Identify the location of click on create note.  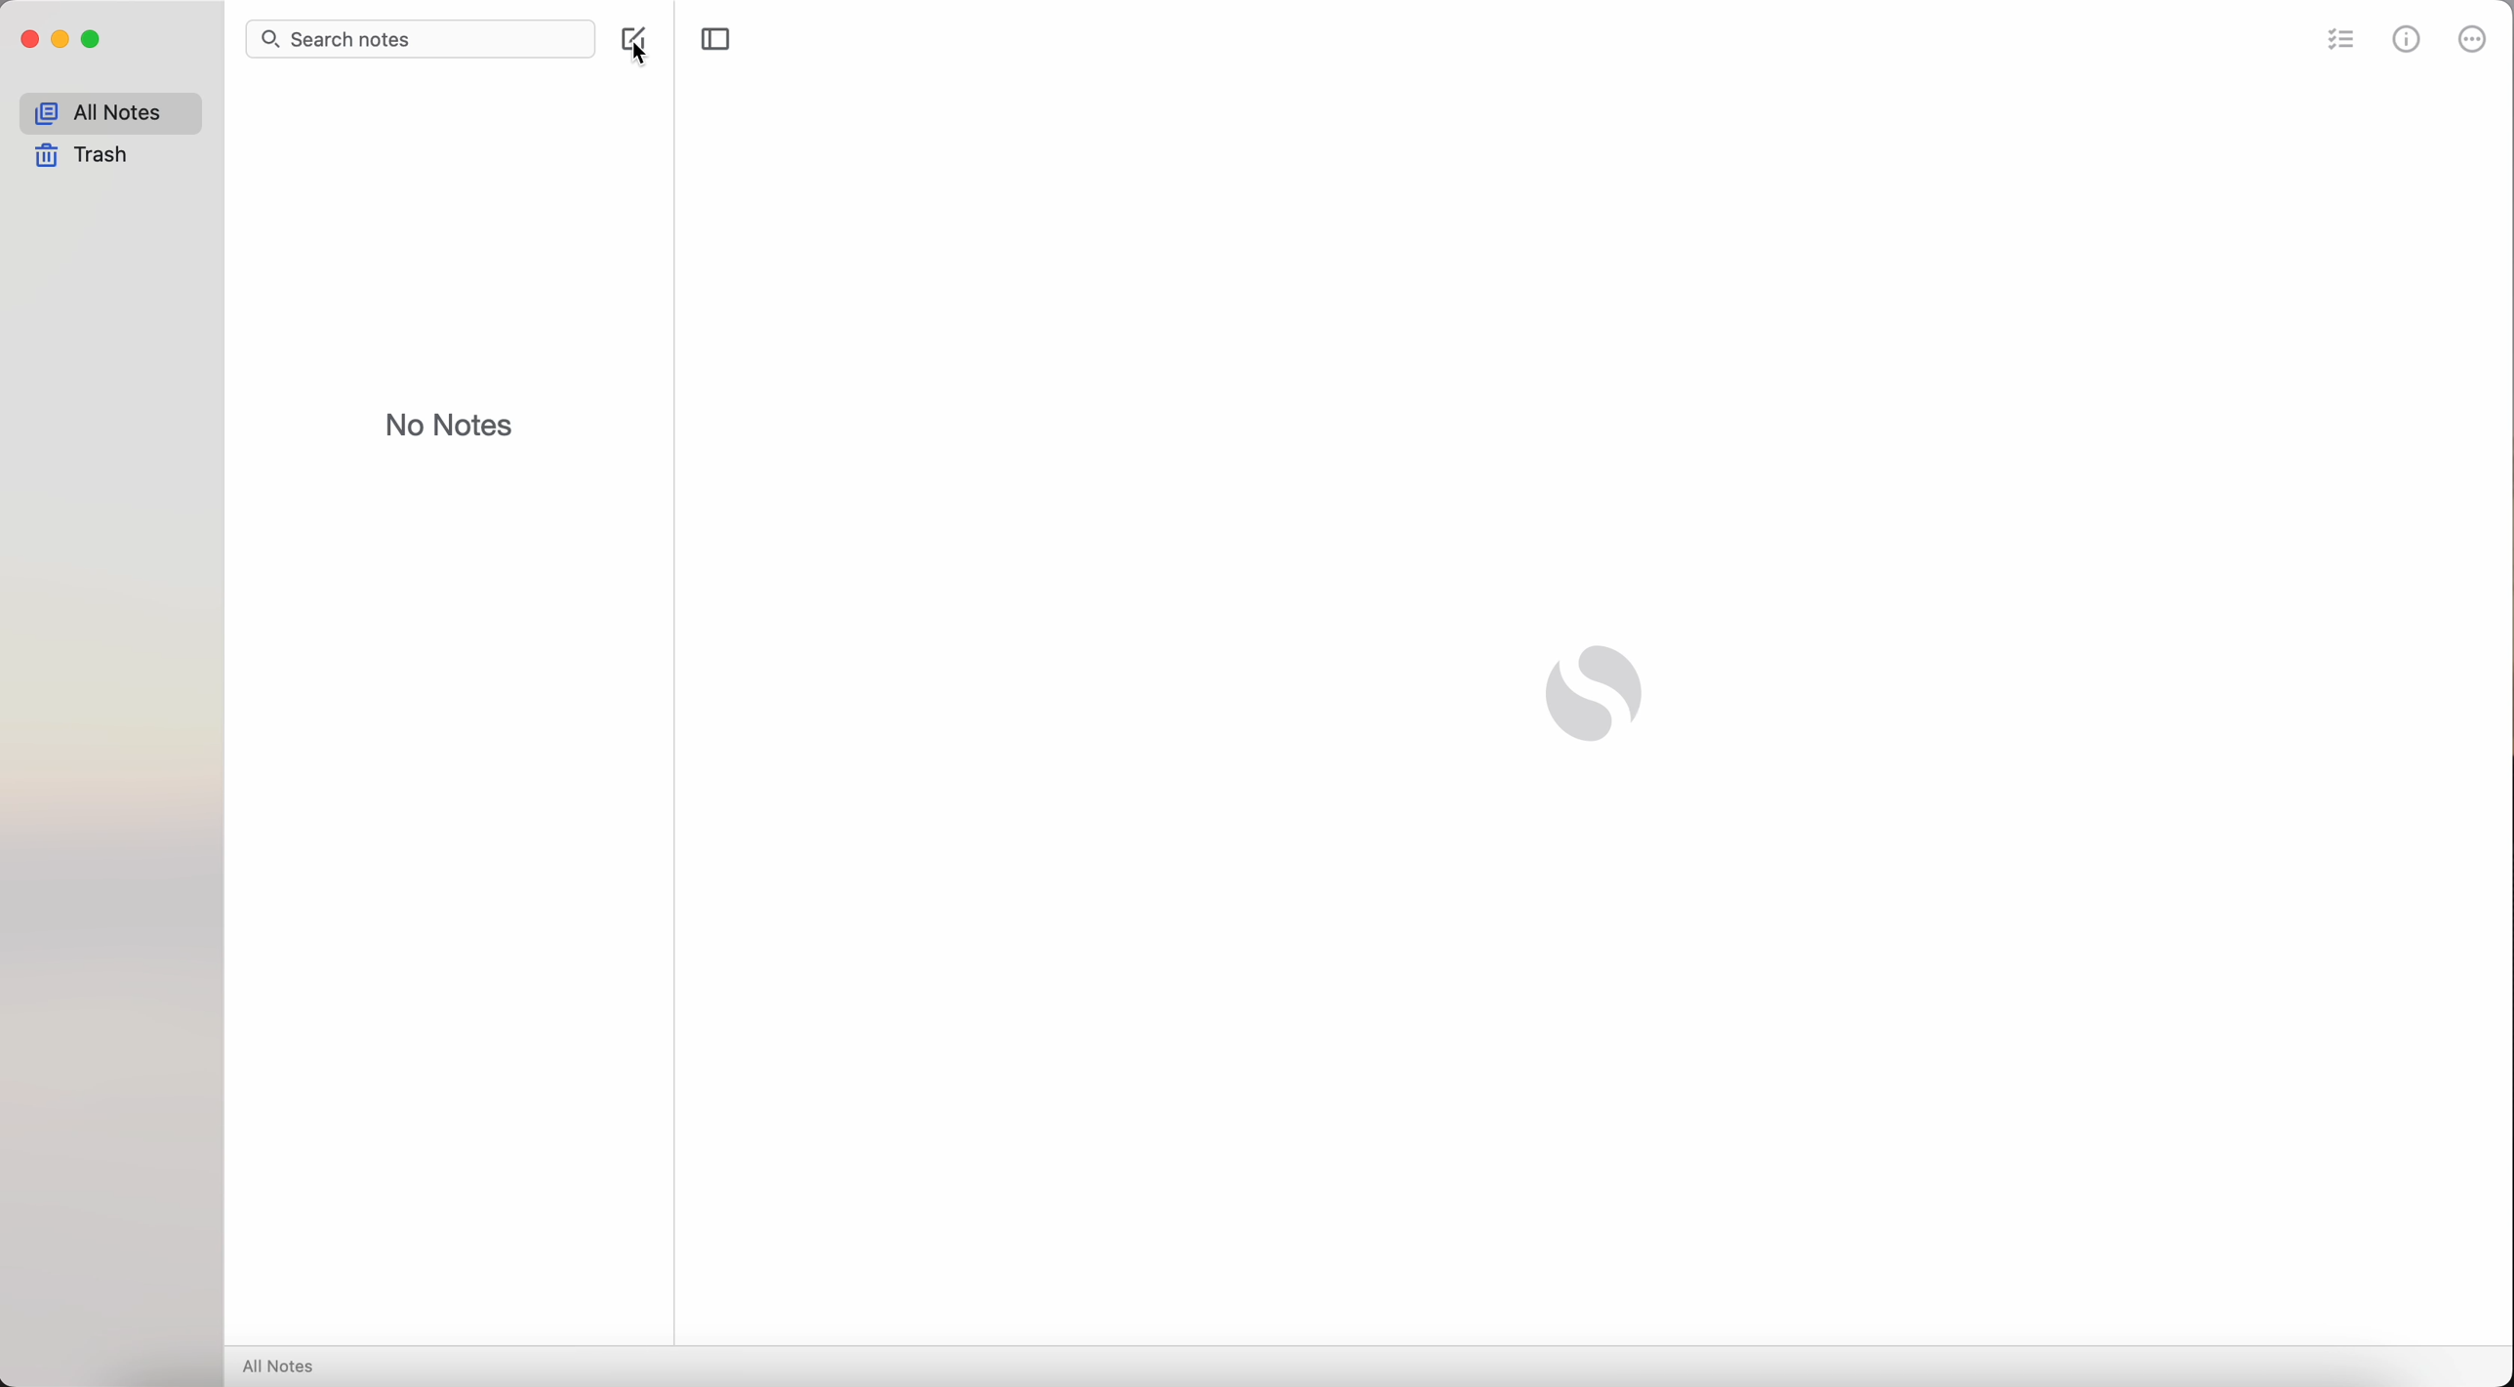
(639, 44).